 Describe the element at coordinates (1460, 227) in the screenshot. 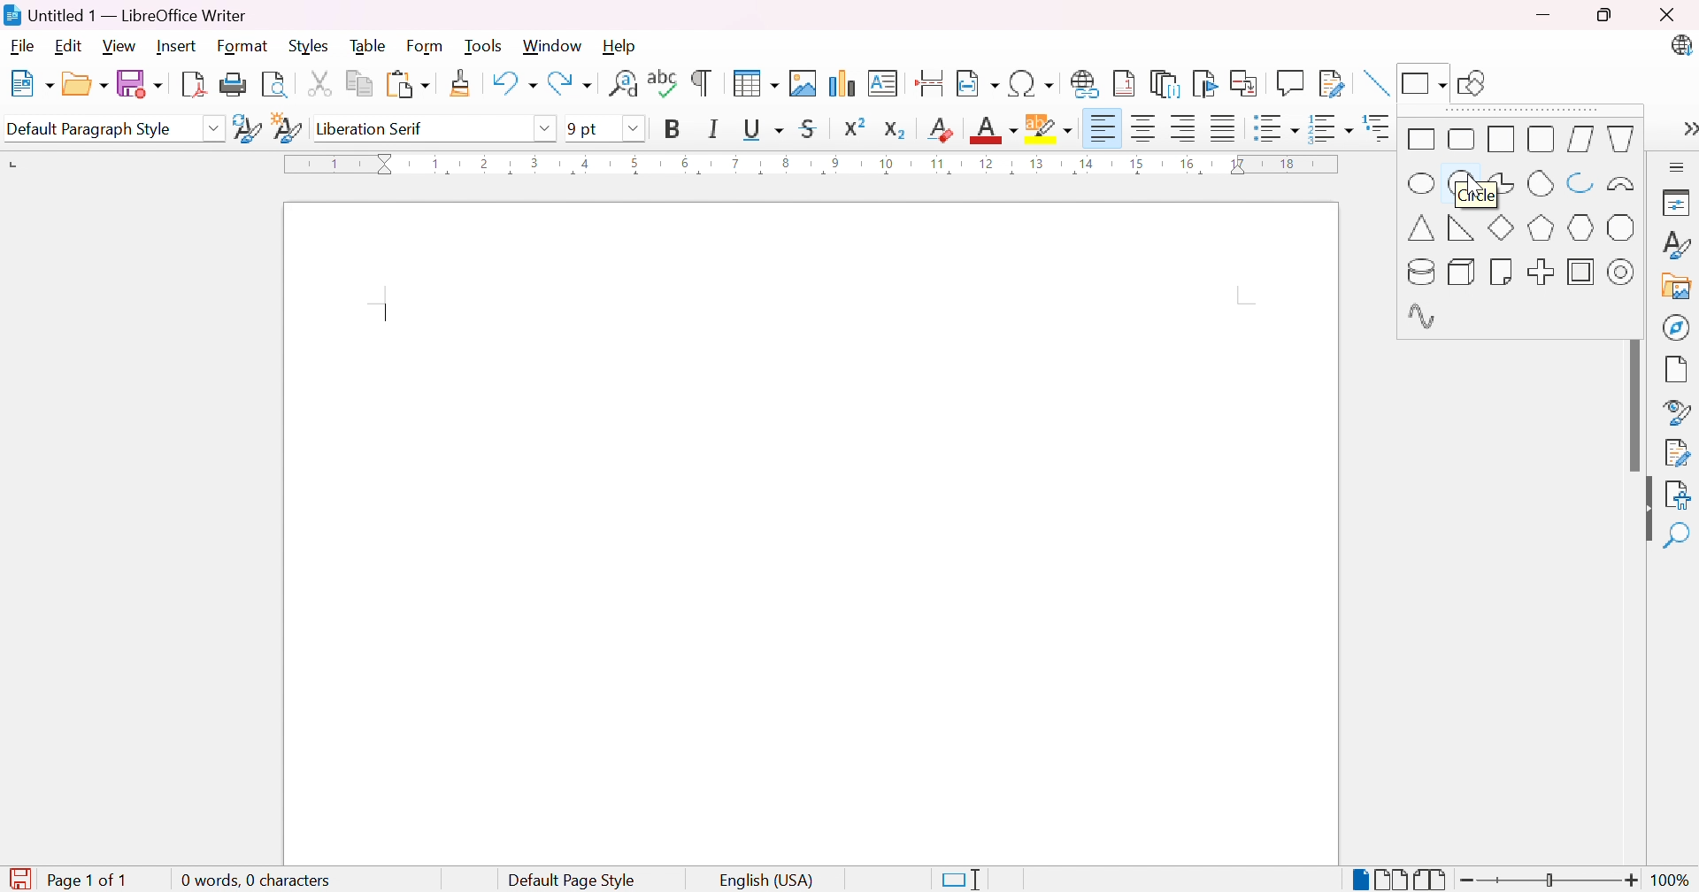

I see `Right triangle` at that location.